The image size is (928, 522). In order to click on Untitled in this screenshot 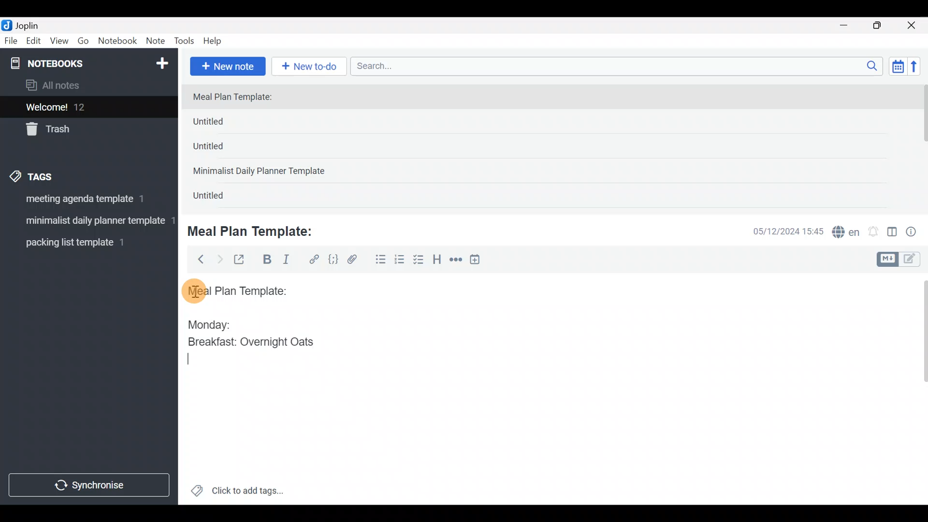, I will do `click(219, 198)`.